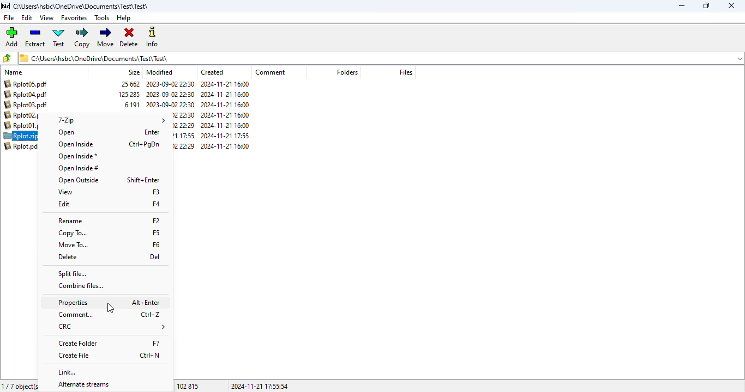 This screenshot has width=745, height=392. Describe the element at coordinates (74, 144) in the screenshot. I see `open inside` at that location.